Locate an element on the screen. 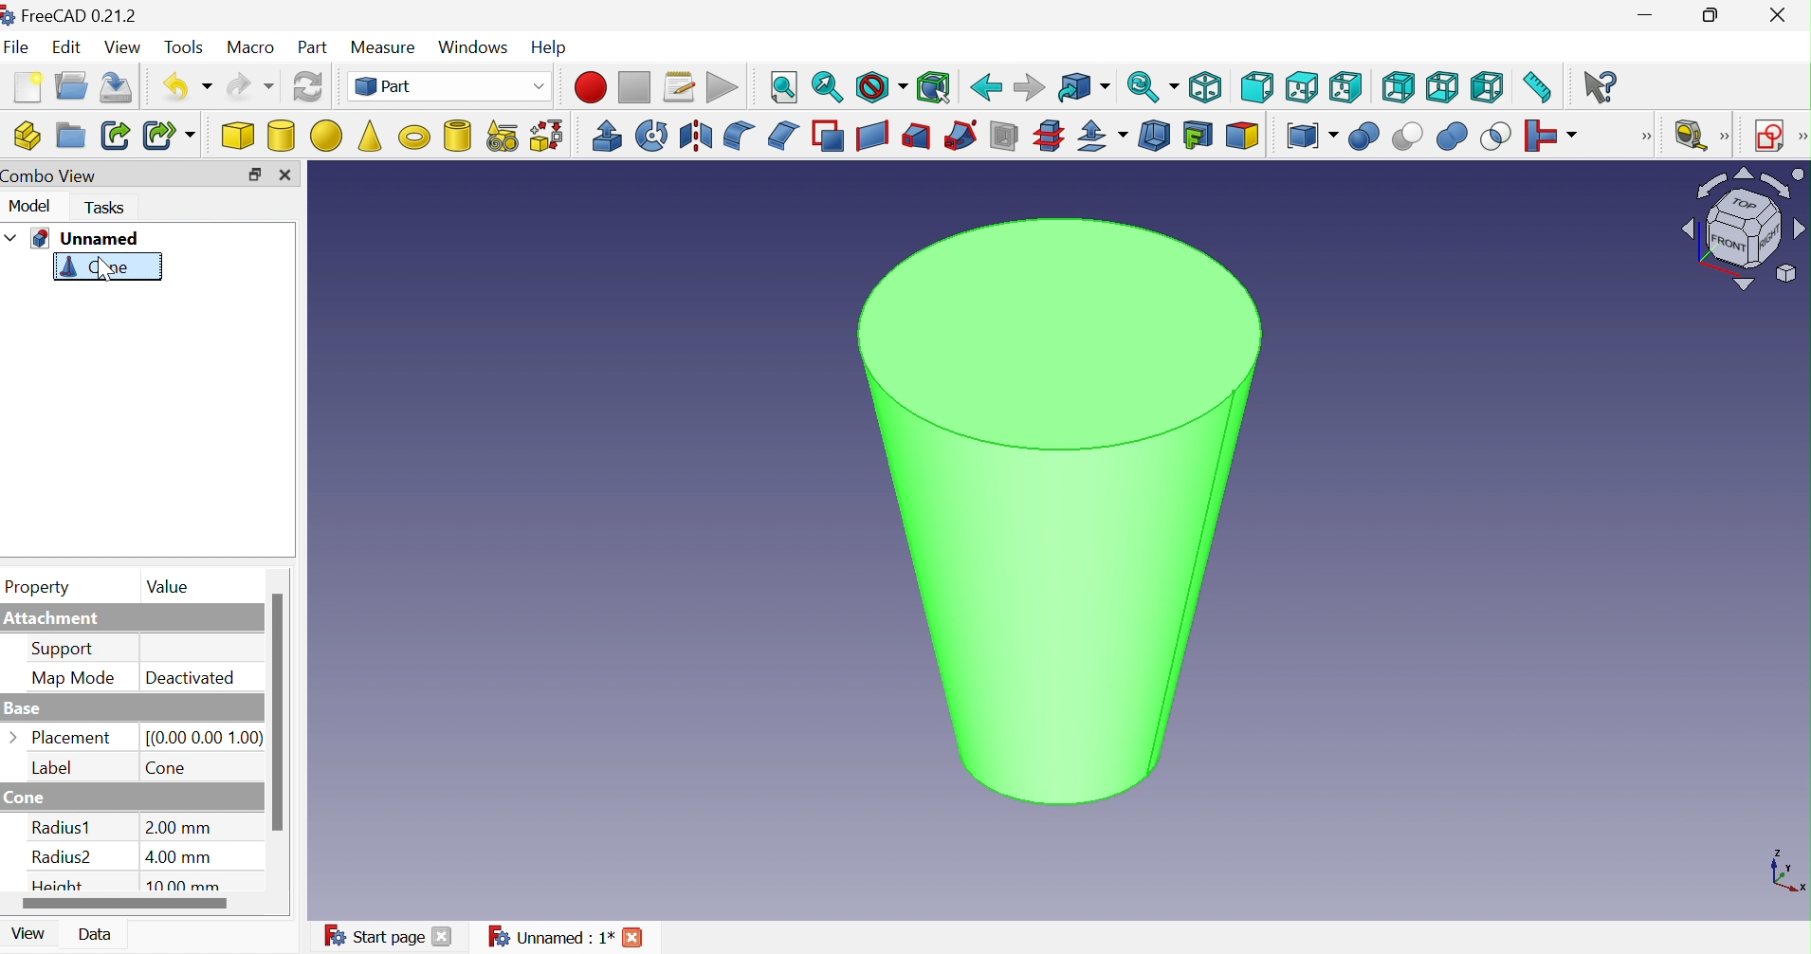  Measure liner is located at coordinates (1692, 135).